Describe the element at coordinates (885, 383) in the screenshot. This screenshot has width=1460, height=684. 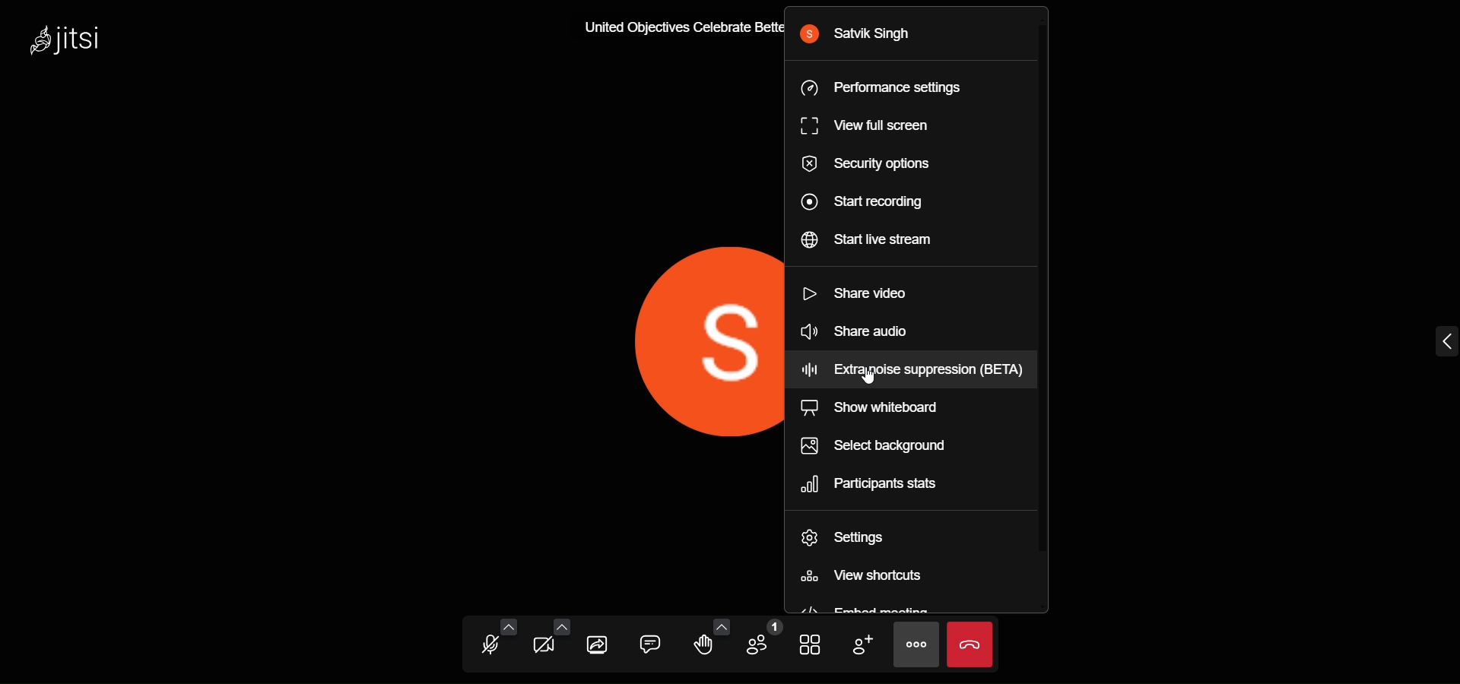
I see `cursor` at that location.